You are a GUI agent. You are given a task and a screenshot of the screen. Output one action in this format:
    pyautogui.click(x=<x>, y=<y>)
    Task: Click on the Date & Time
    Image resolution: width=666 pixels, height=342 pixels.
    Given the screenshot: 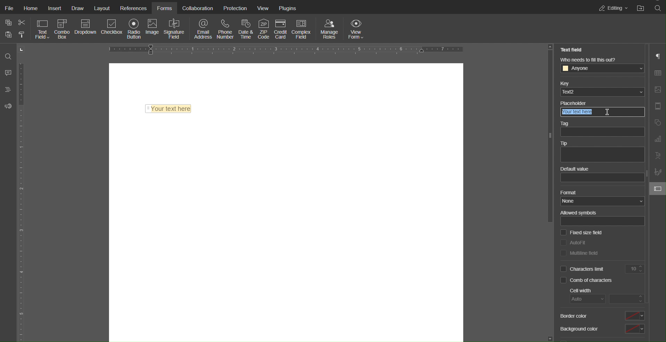 What is the action you would take?
    pyautogui.click(x=245, y=29)
    